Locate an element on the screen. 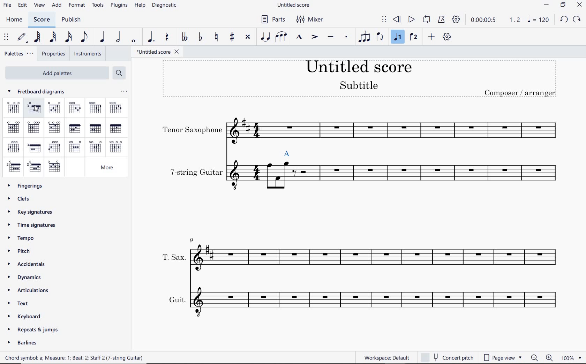  DEFAULT (STEP TIME) is located at coordinates (22, 38).